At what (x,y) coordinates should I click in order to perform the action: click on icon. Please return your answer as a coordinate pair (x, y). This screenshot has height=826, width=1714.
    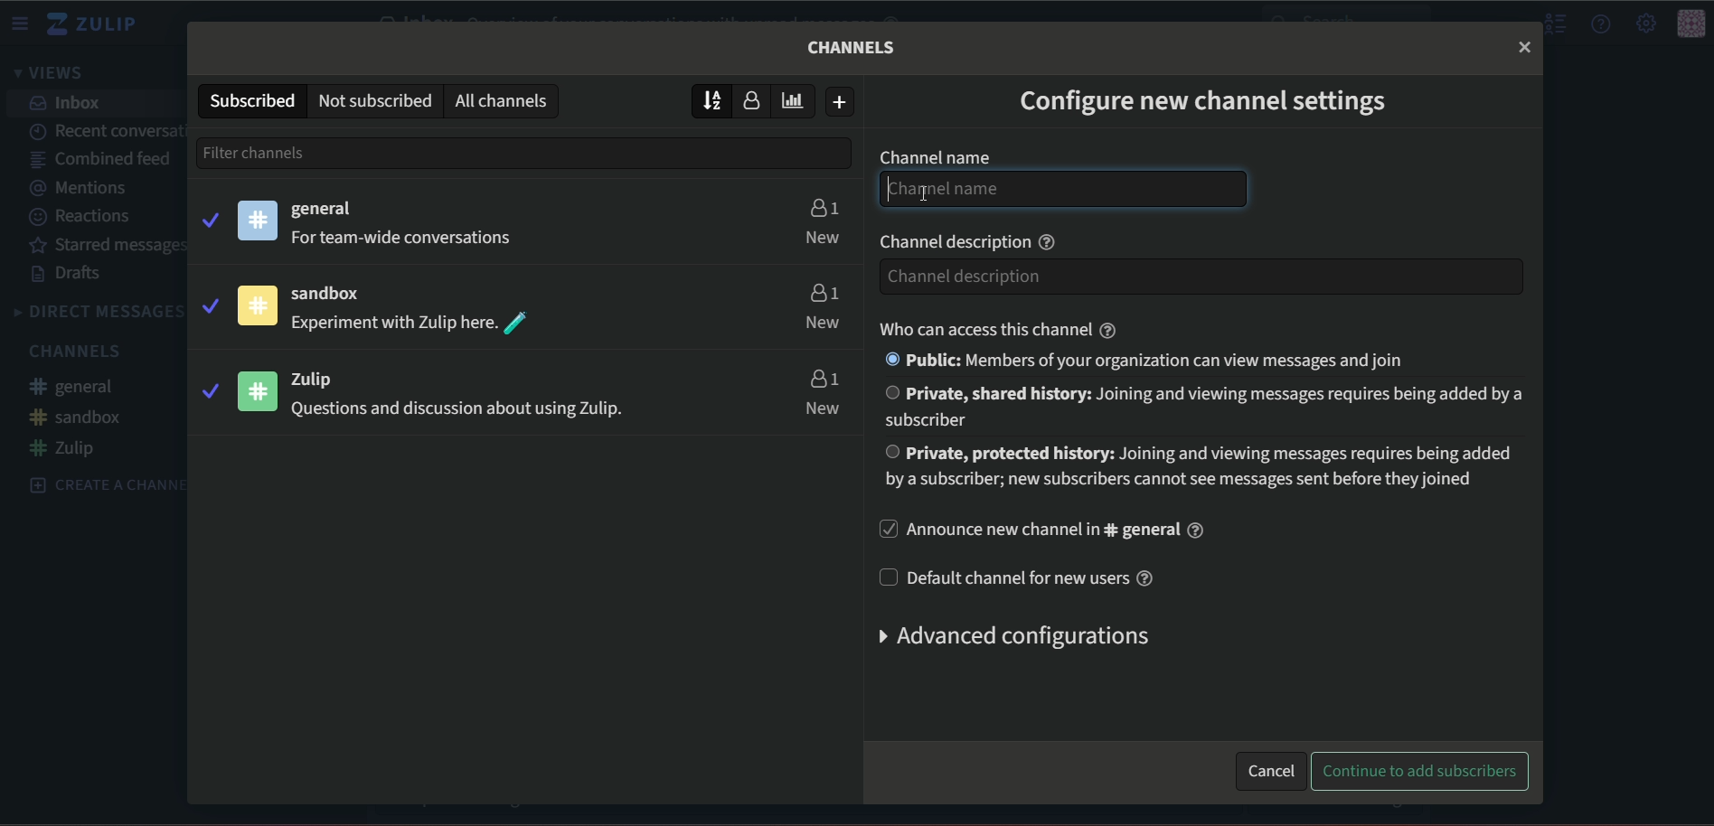
    Looking at the image, I should click on (1691, 24).